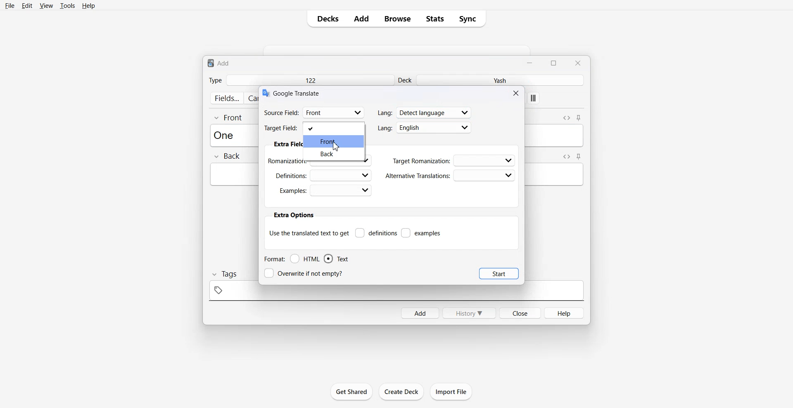  What do you see at coordinates (396, 293) in the screenshot?
I see `tag space` at bounding box center [396, 293].